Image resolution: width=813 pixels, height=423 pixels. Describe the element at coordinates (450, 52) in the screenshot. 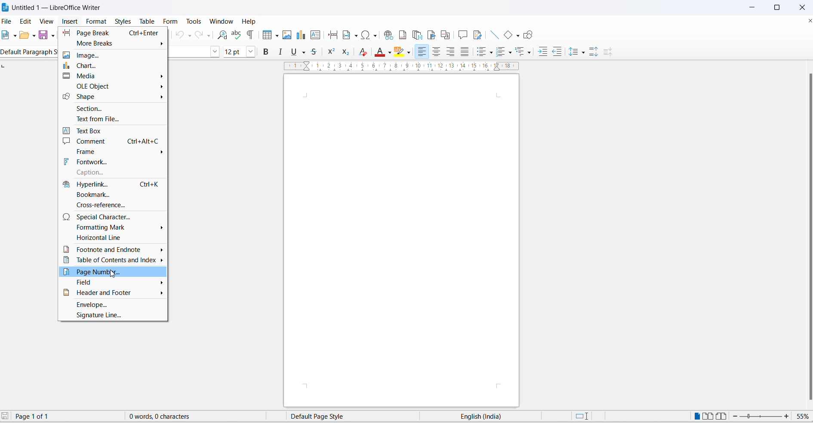

I see `text align right` at that location.